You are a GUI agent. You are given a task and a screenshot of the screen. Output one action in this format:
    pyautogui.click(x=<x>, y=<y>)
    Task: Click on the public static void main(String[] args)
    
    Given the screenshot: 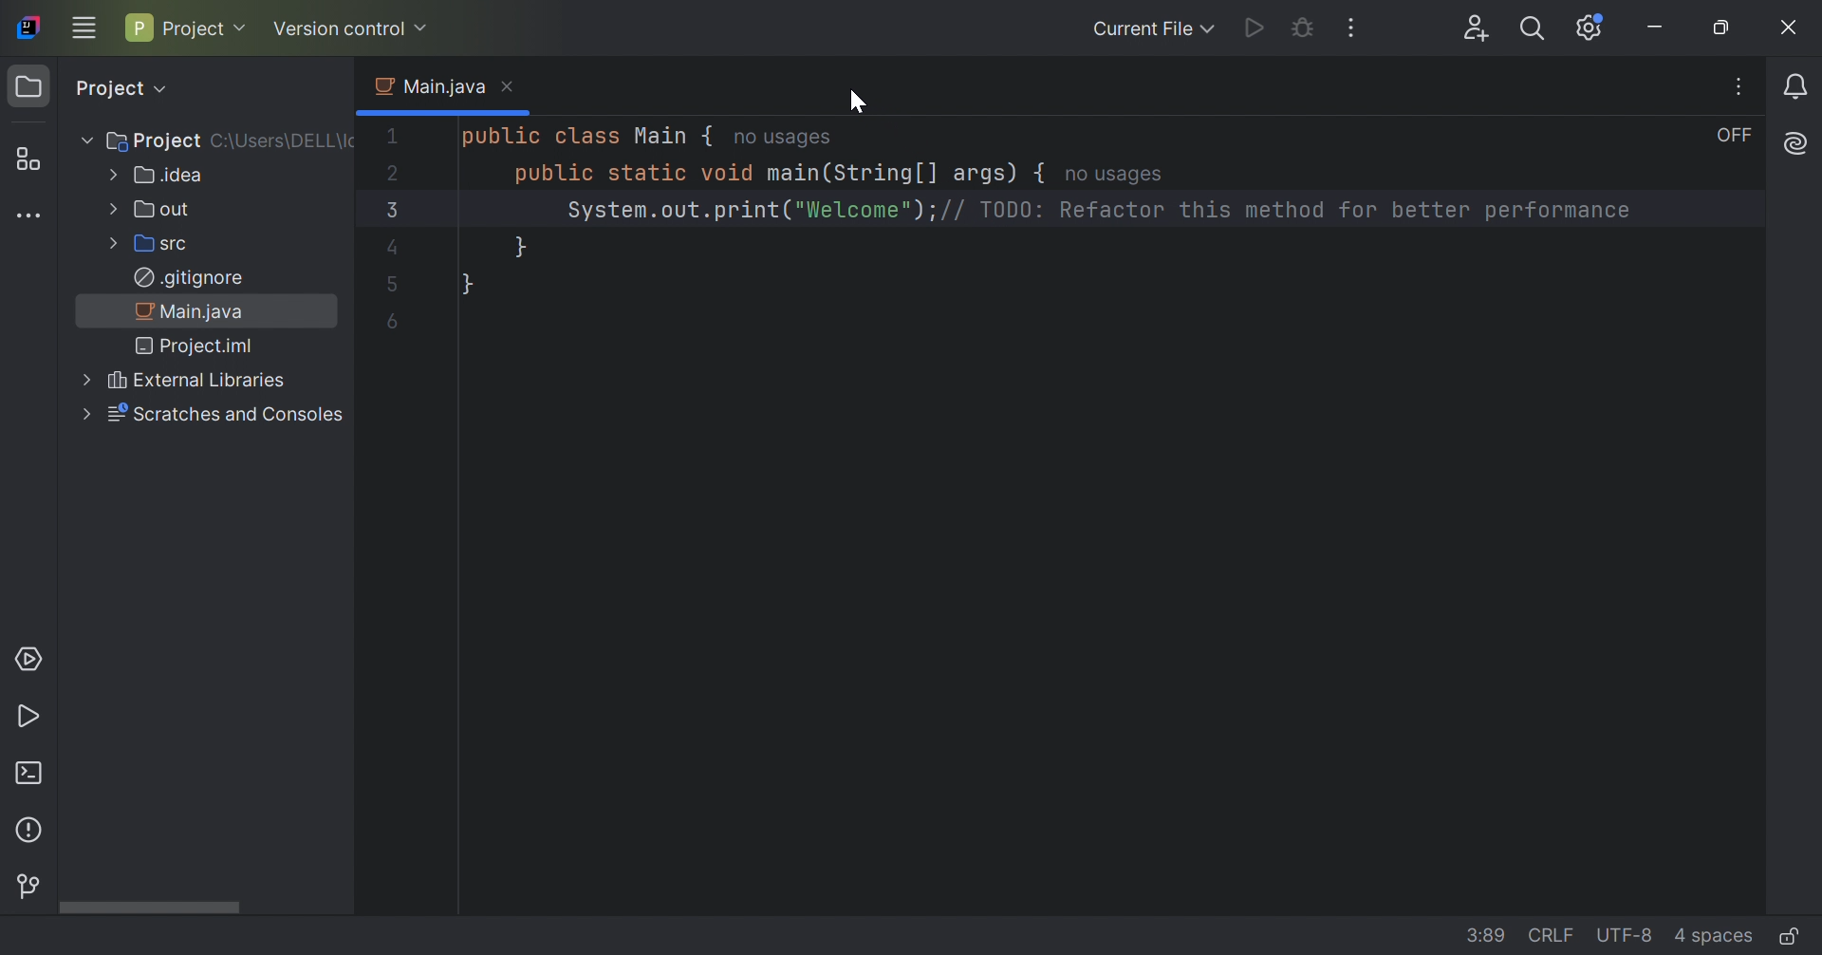 What is the action you would take?
    pyautogui.click(x=762, y=176)
    